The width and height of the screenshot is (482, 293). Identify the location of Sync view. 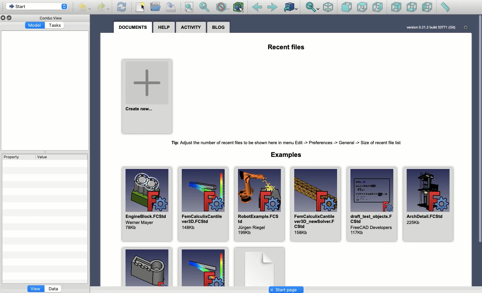
(312, 7).